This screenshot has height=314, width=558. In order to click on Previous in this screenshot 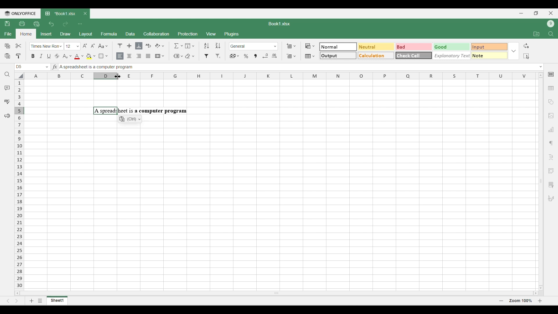, I will do `click(8, 301)`.